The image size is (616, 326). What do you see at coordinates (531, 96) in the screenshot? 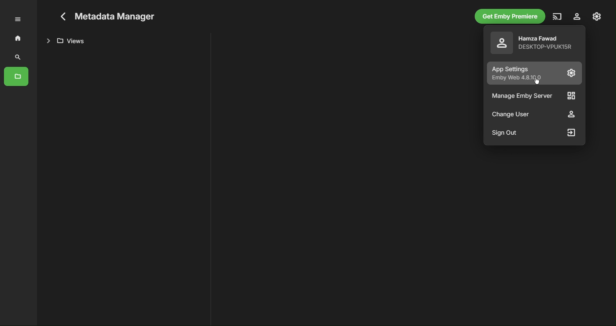
I see `Manage Emby Server` at bounding box center [531, 96].